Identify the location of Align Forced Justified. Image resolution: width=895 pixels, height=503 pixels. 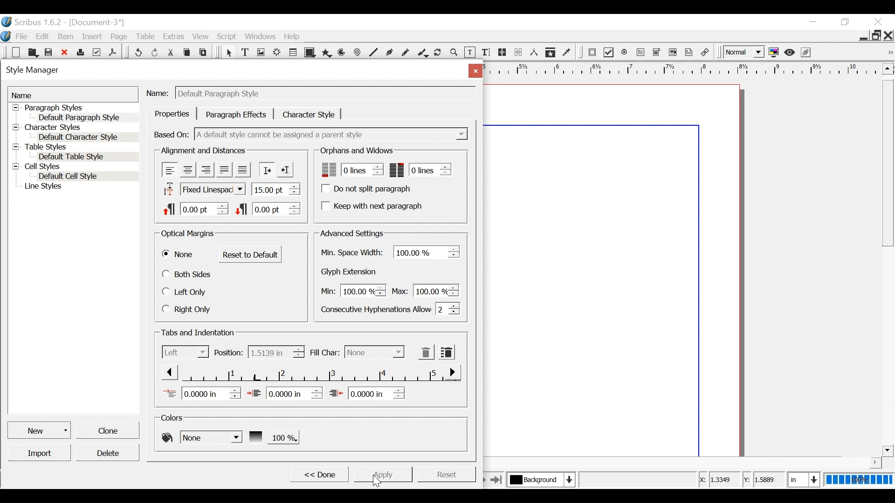
(242, 170).